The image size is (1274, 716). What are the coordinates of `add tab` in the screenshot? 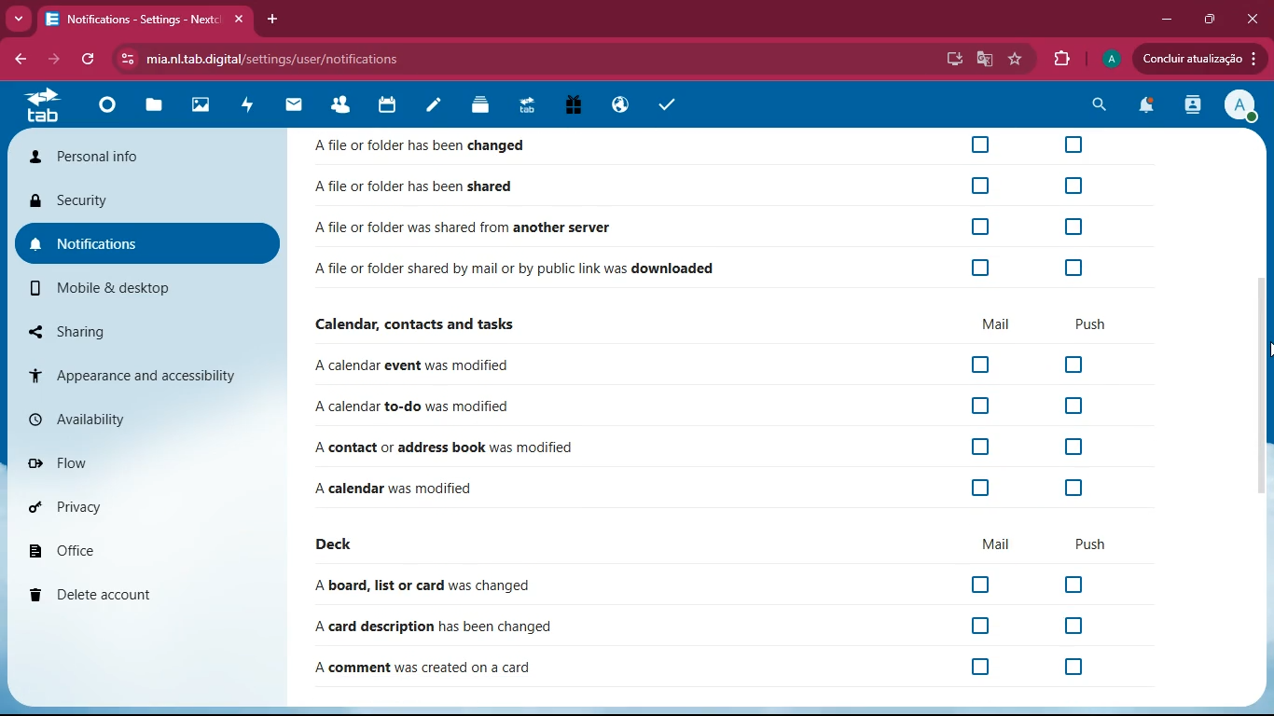 It's located at (270, 19).